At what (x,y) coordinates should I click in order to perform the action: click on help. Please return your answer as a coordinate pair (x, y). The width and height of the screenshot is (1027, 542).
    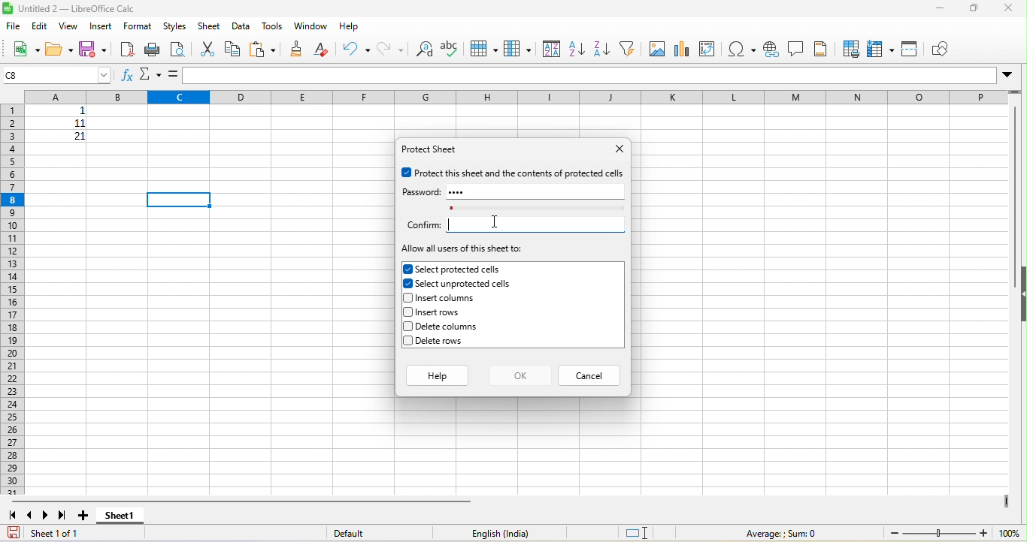
    Looking at the image, I should click on (438, 375).